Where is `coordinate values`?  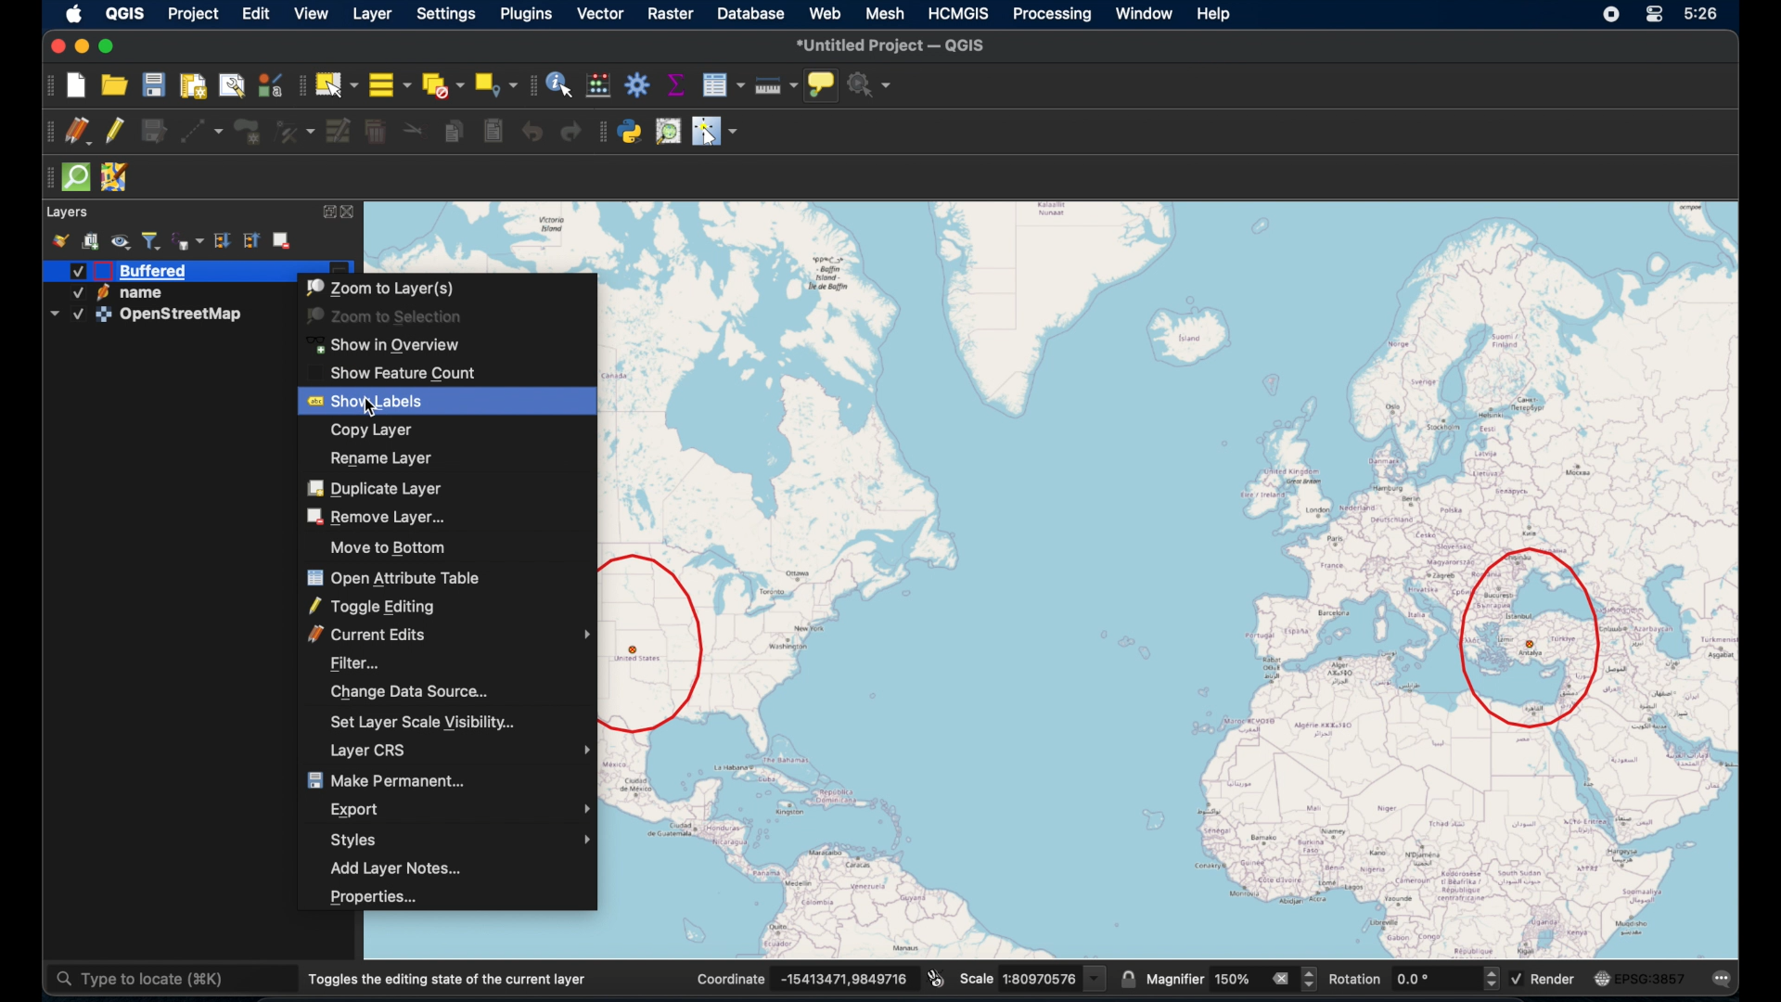 coordinate values is located at coordinates (846, 977).